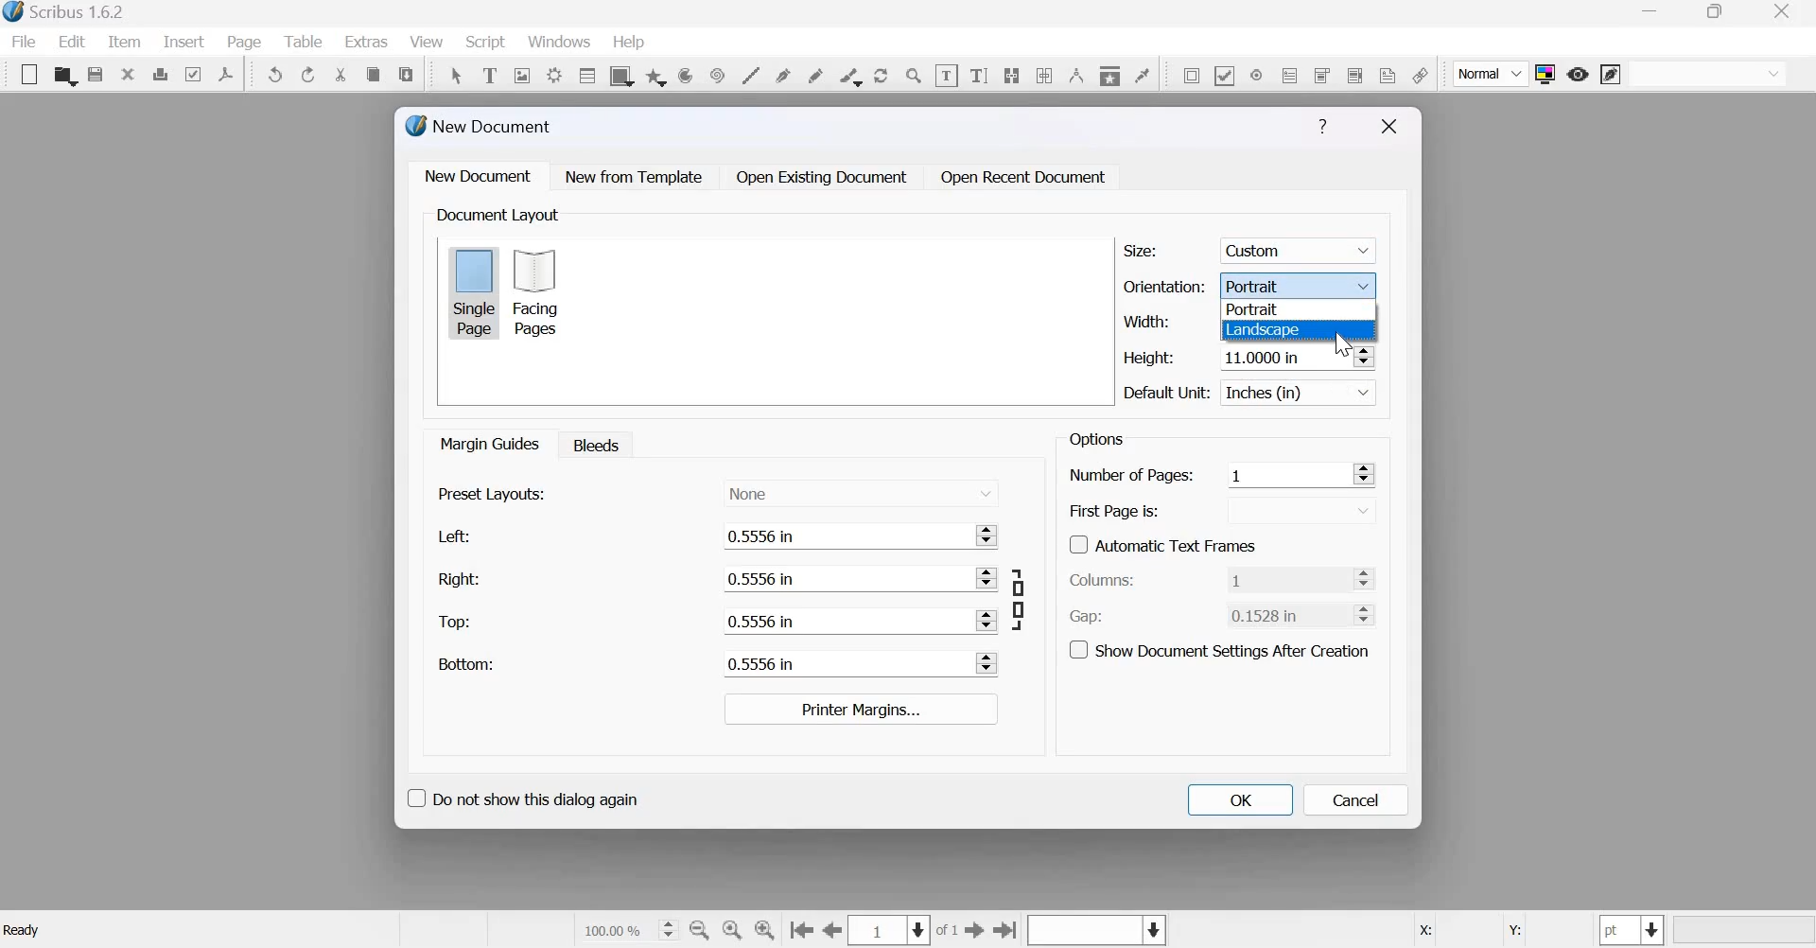 The height and width of the screenshot is (948, 1816). Describe the element at coordinates (859, 709) in the screenshot. I see `Printer margins` at that location.